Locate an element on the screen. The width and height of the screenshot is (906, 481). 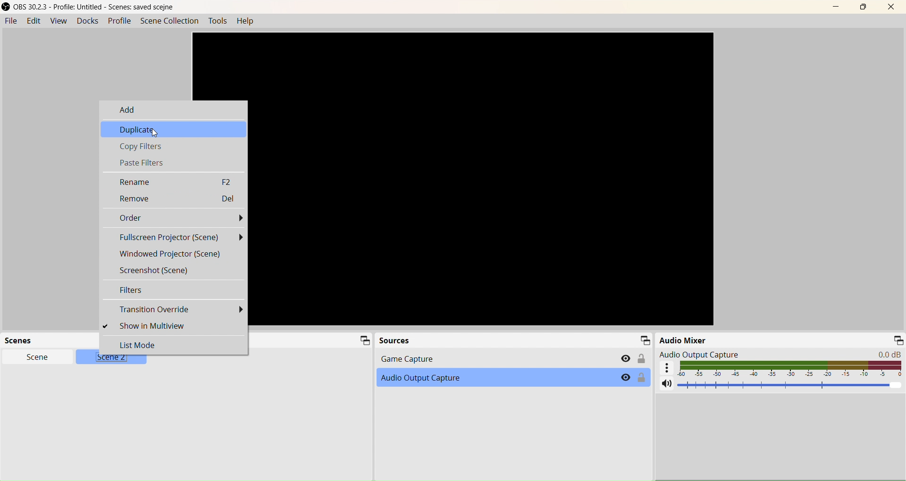
Eye is located at coordinates (627, 358).